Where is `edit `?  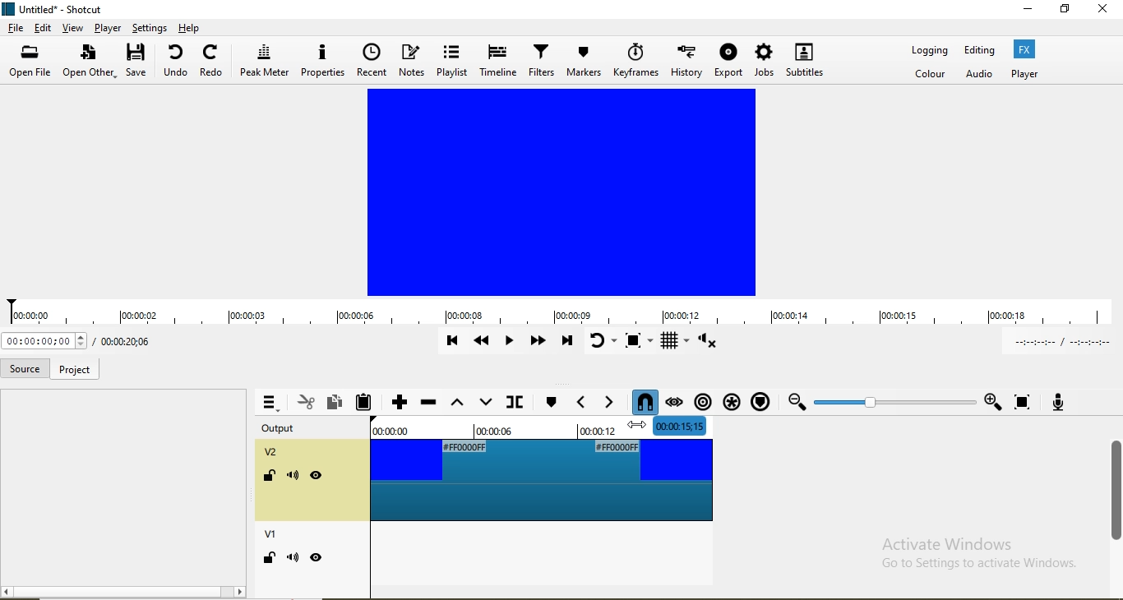 edit  is located at coordinates (44, 28).